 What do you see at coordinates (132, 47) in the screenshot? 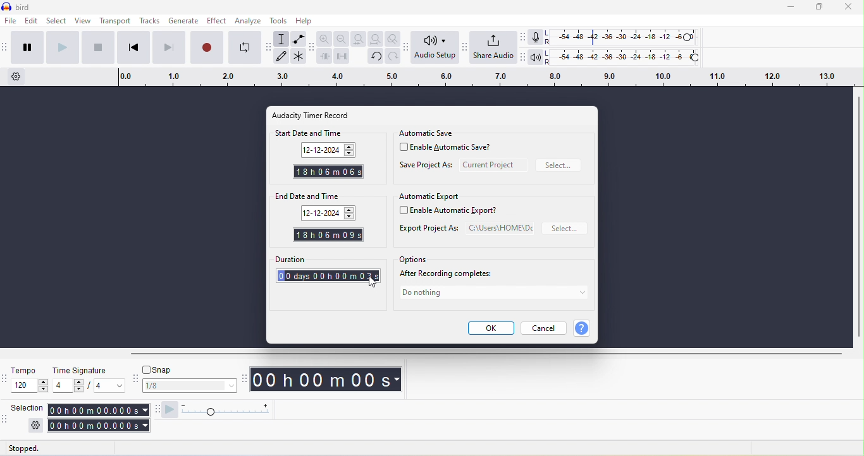
I see `skip to start` at bounding box center [132, 47].